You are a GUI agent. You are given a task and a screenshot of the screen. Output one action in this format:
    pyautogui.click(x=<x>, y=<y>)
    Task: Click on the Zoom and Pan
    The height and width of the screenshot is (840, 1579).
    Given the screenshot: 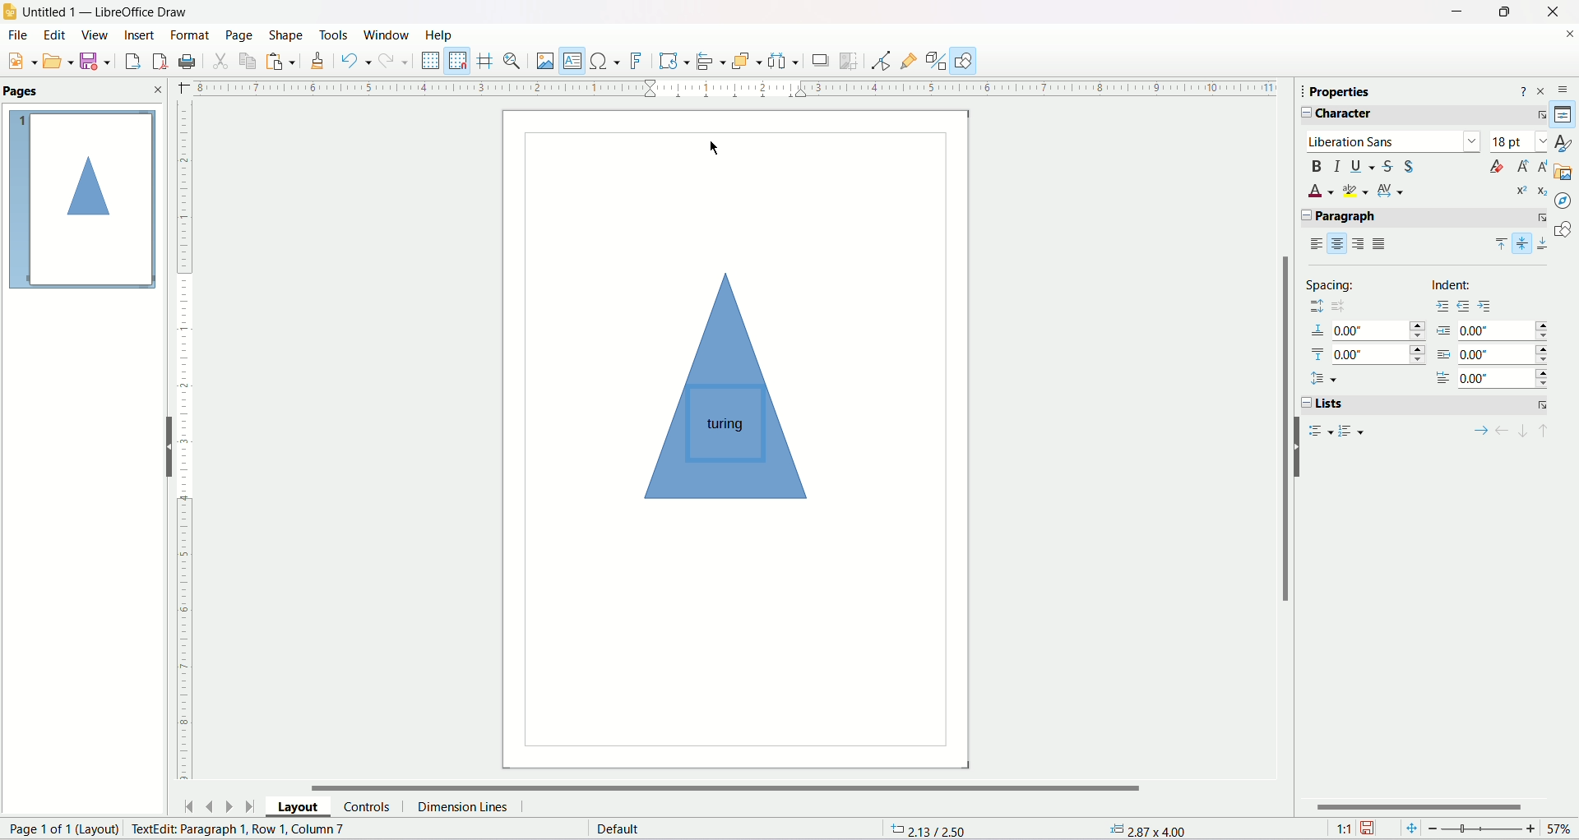 What is the action you would take?
    pyautogui.click(x=512, y=62)
    